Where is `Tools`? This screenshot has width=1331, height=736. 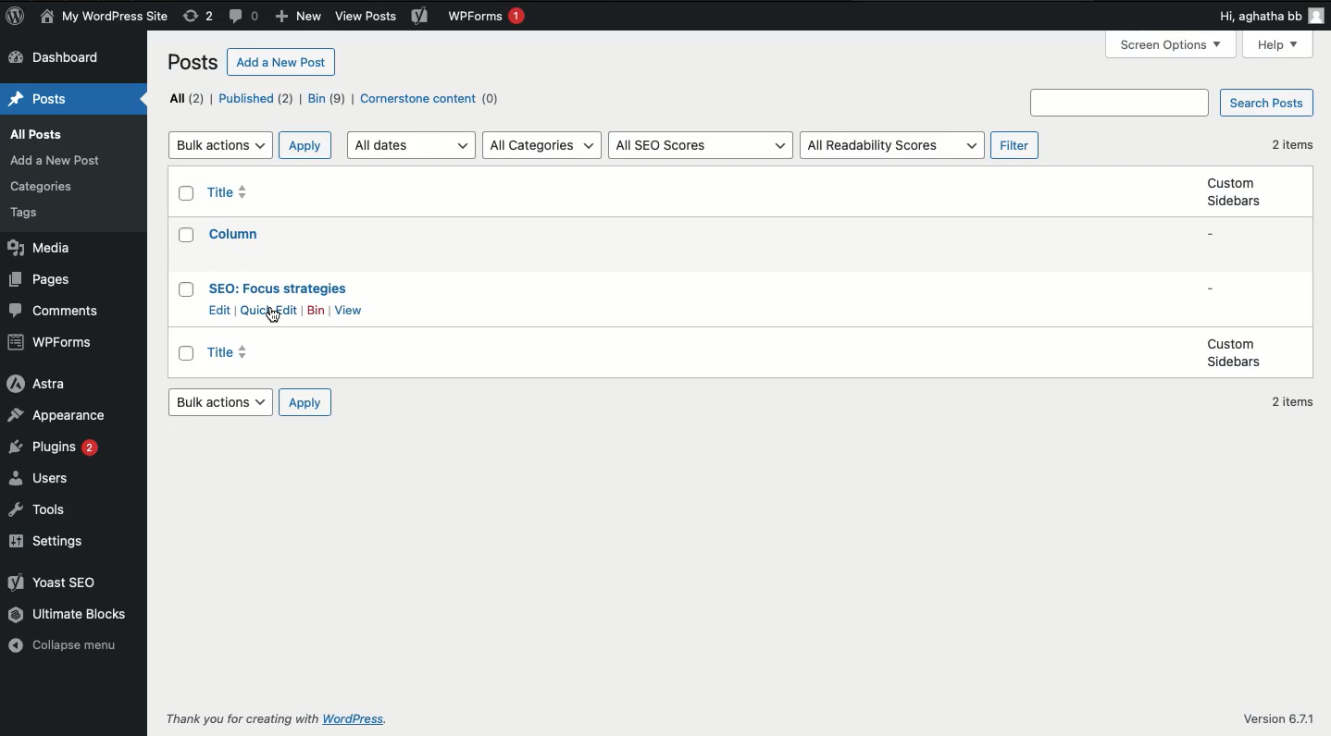
Tools is located at coordinates (43, 511).